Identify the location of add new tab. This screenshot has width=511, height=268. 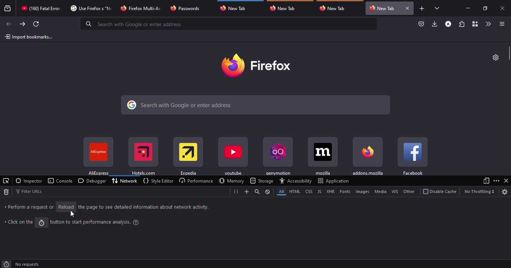
(422, 9).